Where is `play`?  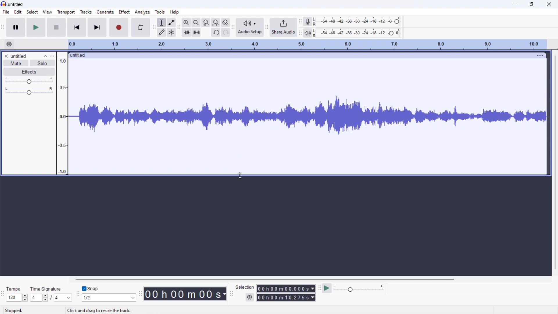 play is located at coordinates (36, 27).